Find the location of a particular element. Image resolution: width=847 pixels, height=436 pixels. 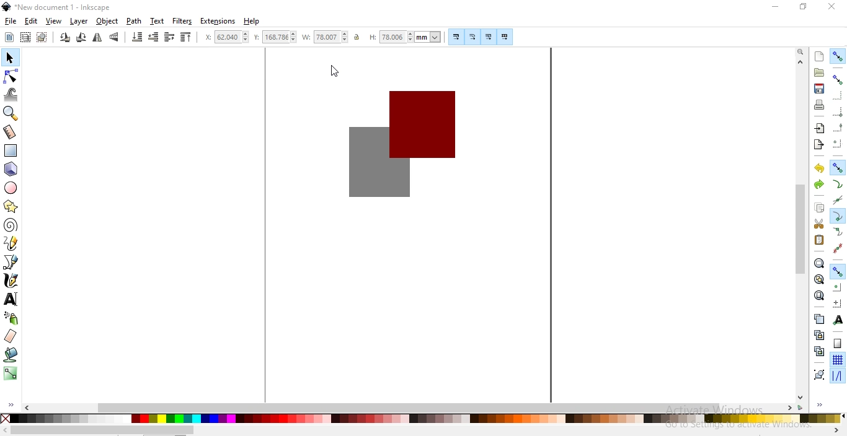

scrollbar is located at coordinates (410, 407).